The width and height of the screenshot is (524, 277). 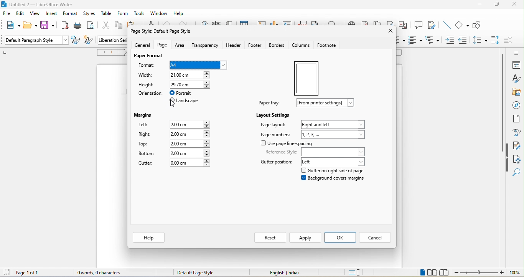 I want to click on a4, so click(x=198, y=64).